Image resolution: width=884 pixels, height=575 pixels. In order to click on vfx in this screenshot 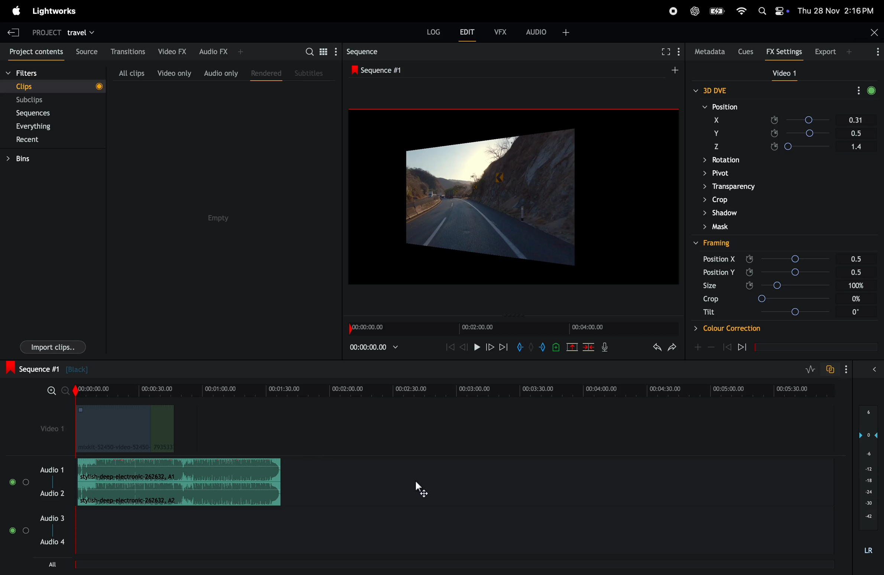, I will do `click(501, 31)`.